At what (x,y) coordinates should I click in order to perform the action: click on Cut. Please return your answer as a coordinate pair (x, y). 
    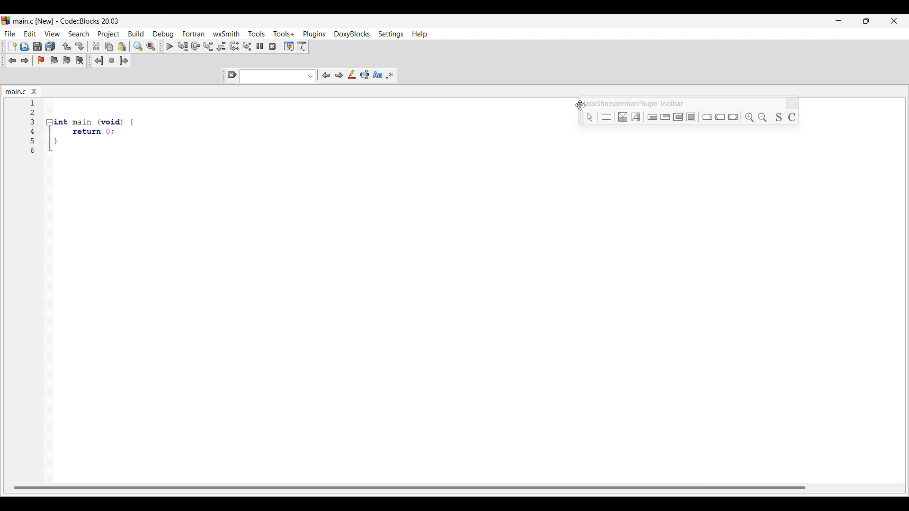
    Looking at the image, I should click on (96, 46).